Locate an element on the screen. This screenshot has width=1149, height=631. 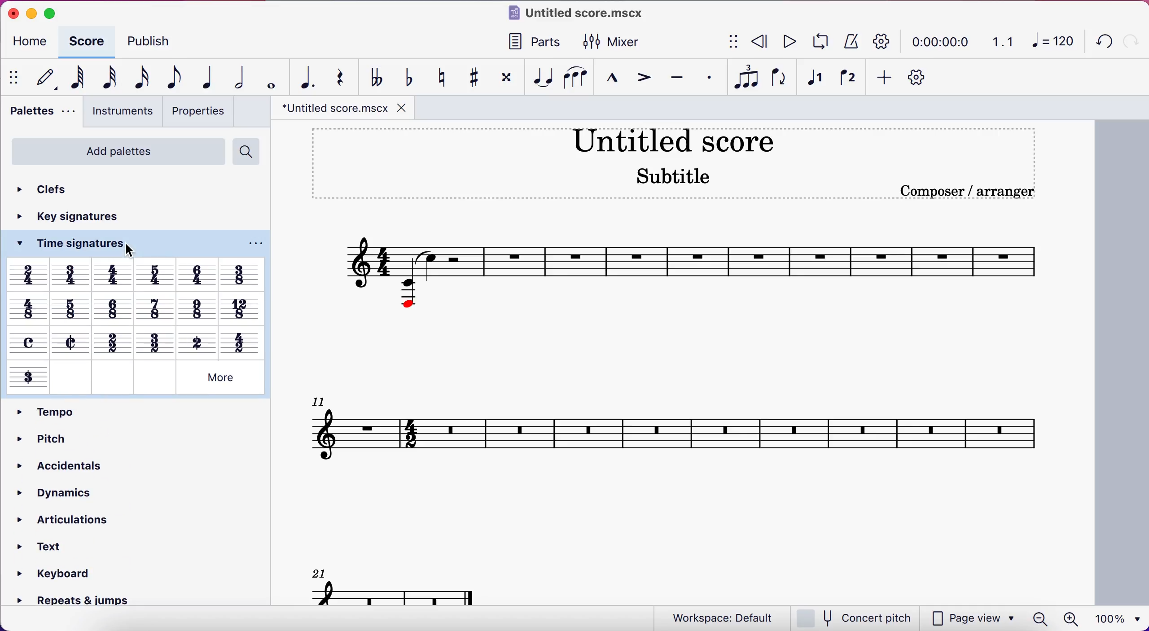
score is located at coordinates (692, 416).